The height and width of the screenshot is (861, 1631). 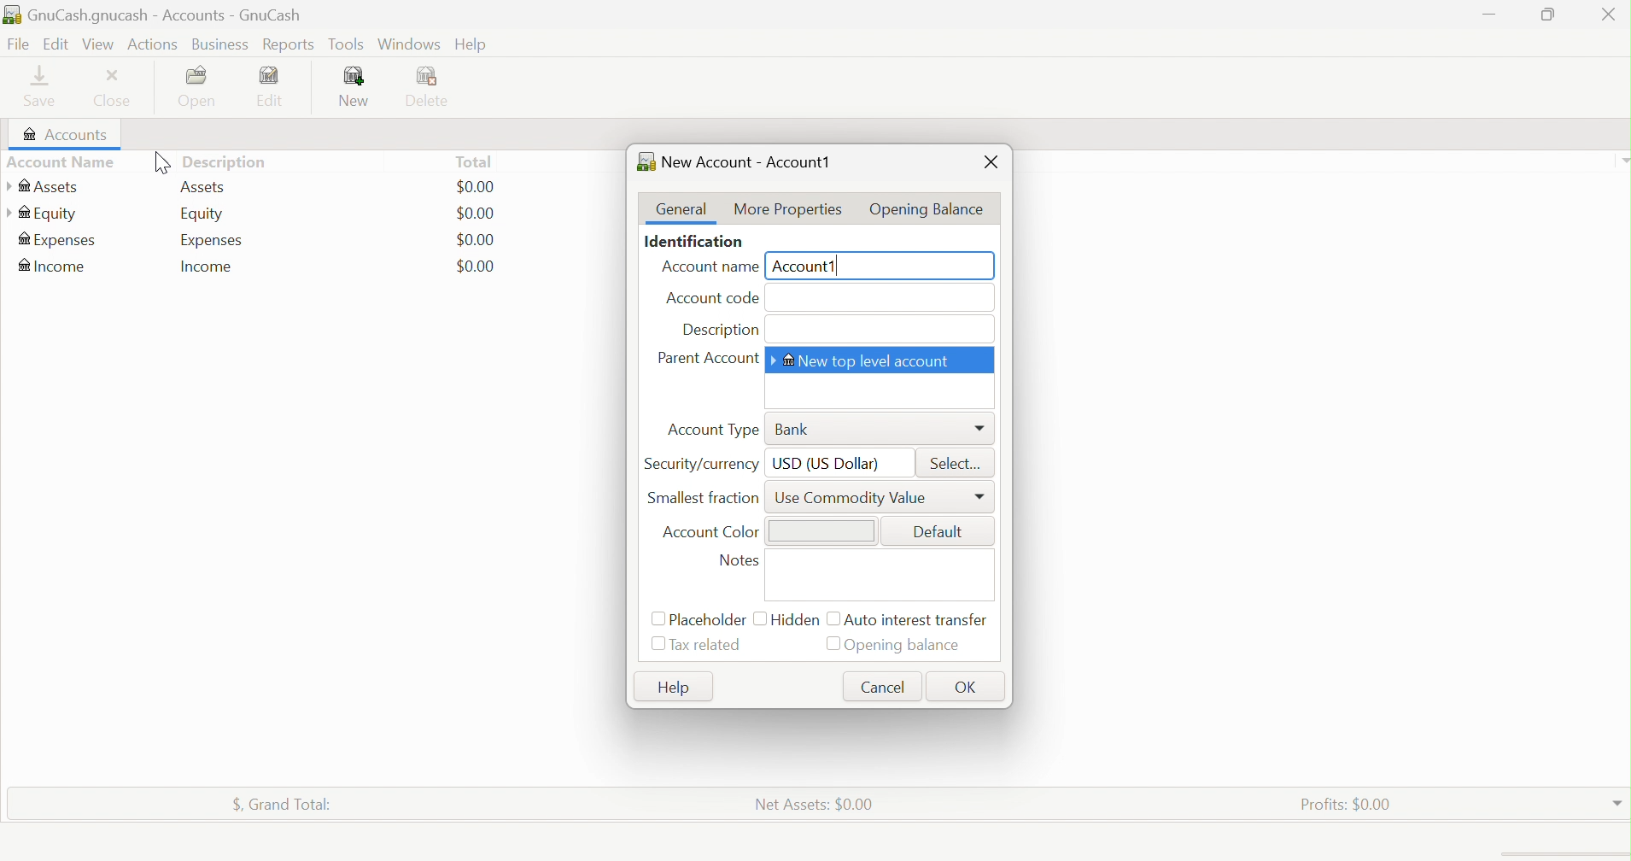 I want to click on Help, so click(x=671, y=688).